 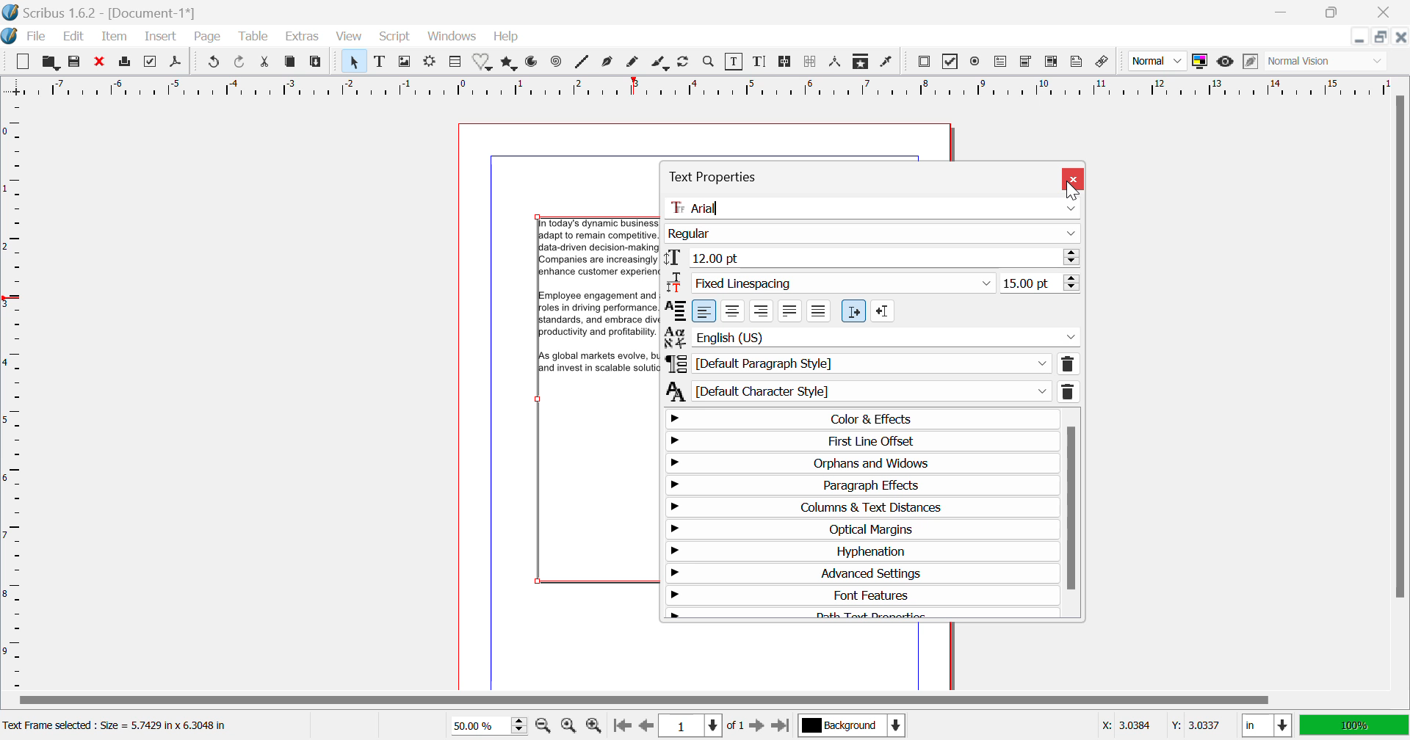 I want to click on Text Frame selected : Size = 5.7425 in x 6.3048 in, so click(x=119, y=727).